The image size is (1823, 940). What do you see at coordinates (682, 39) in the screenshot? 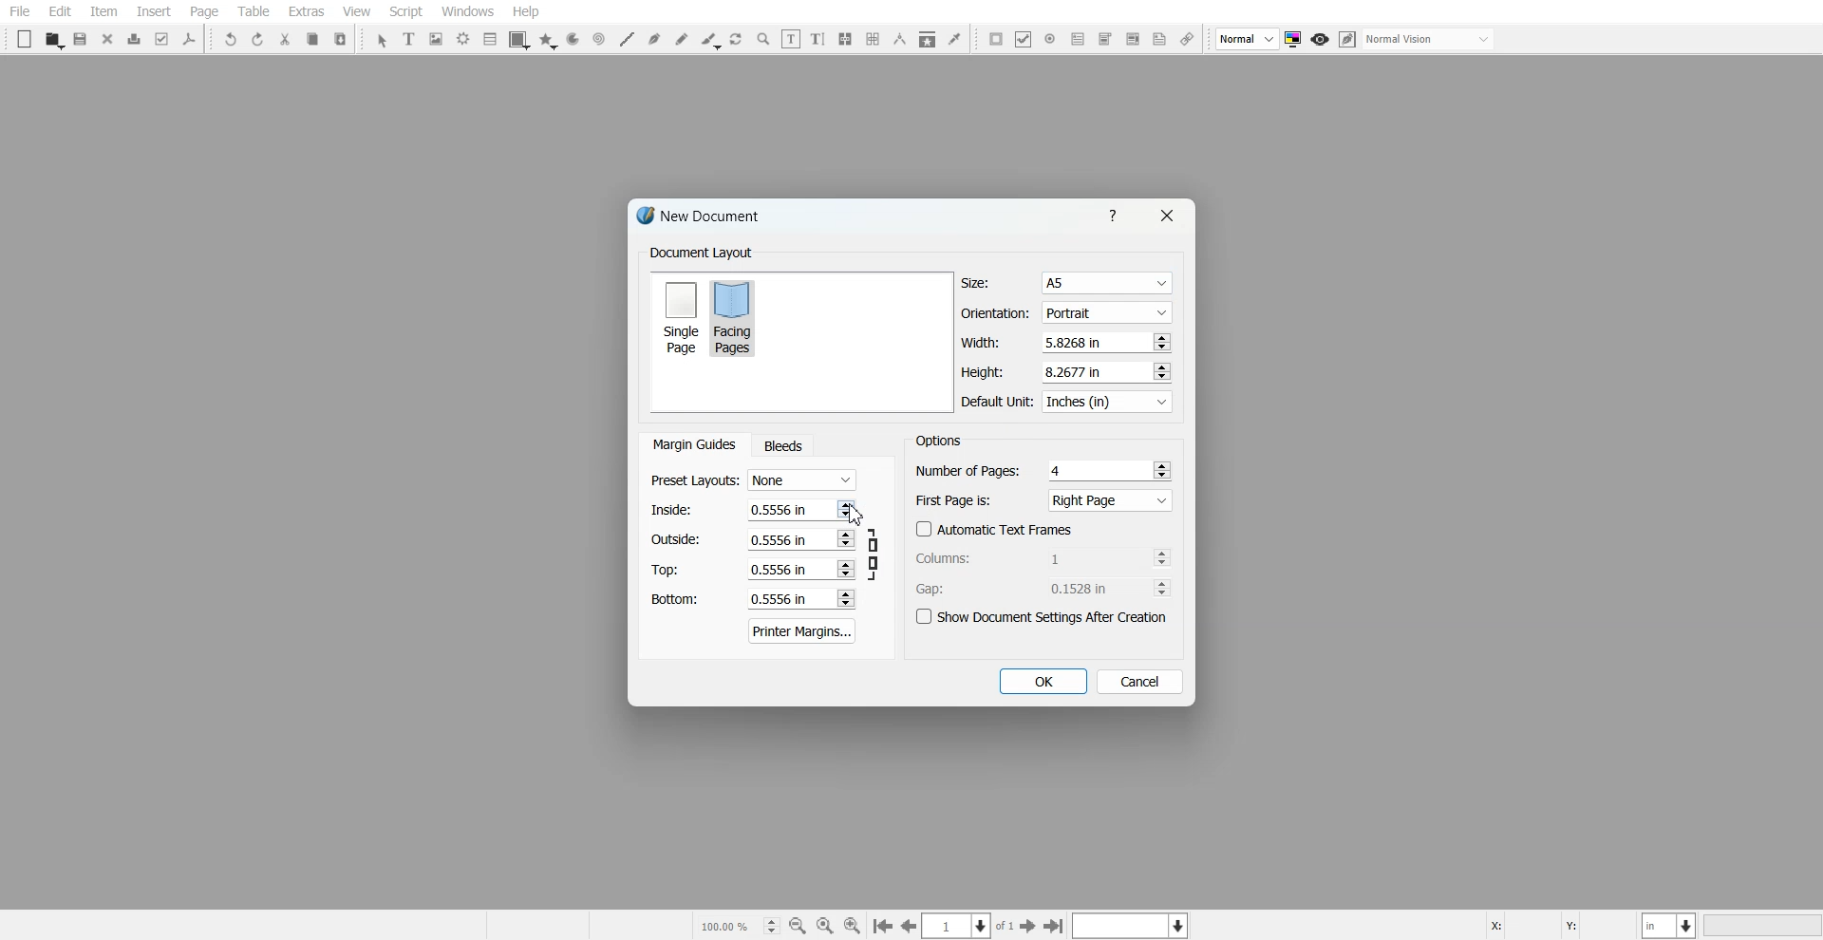
I see `Freehand line` at bounding box center [682, 39].